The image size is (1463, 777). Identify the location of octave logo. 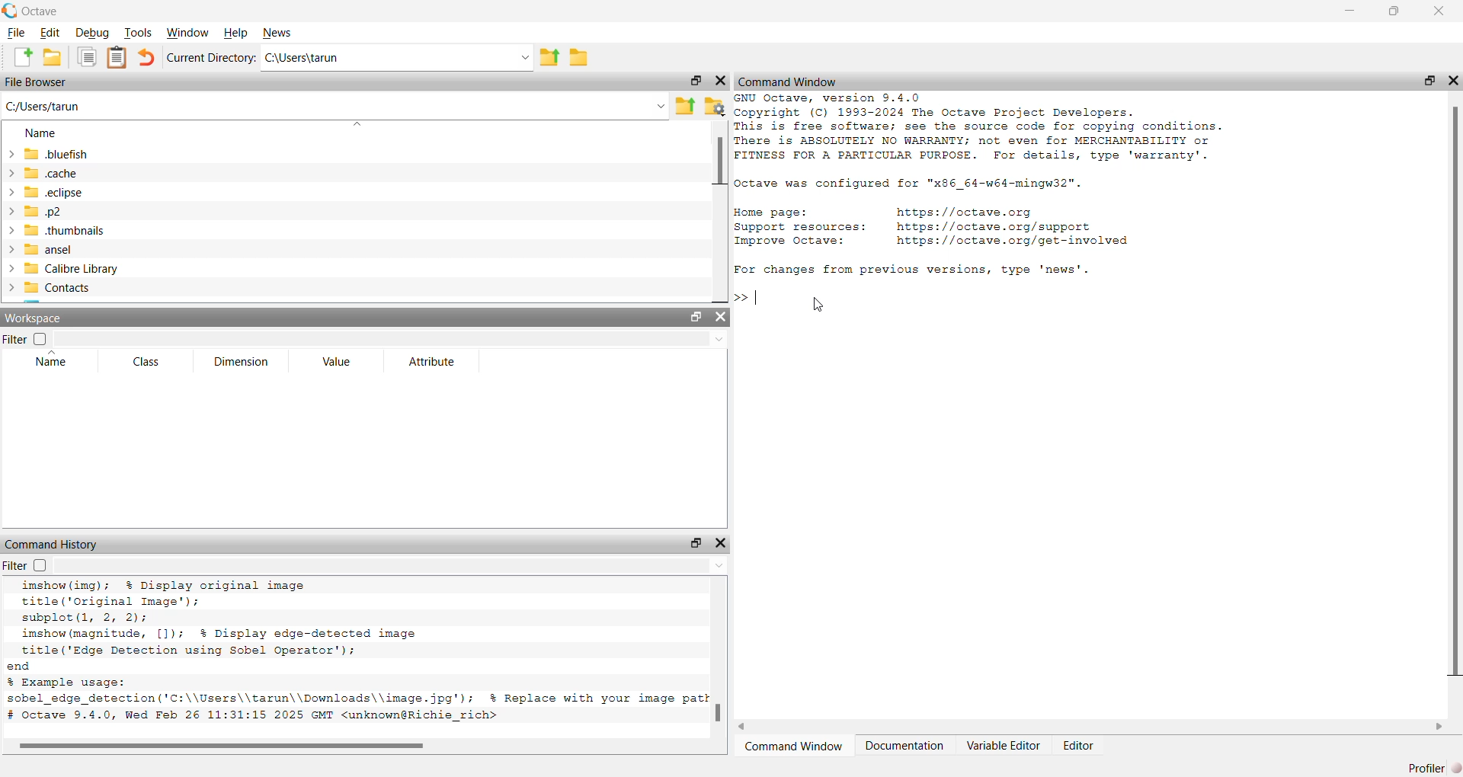
(9, 10).